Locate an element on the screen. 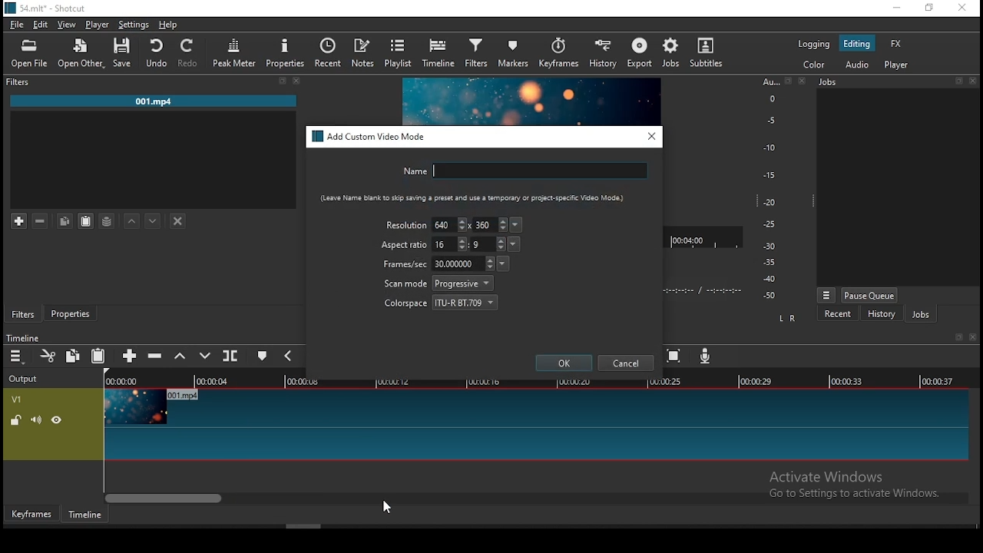  create/edit marker is located at coordinates (262, 358).